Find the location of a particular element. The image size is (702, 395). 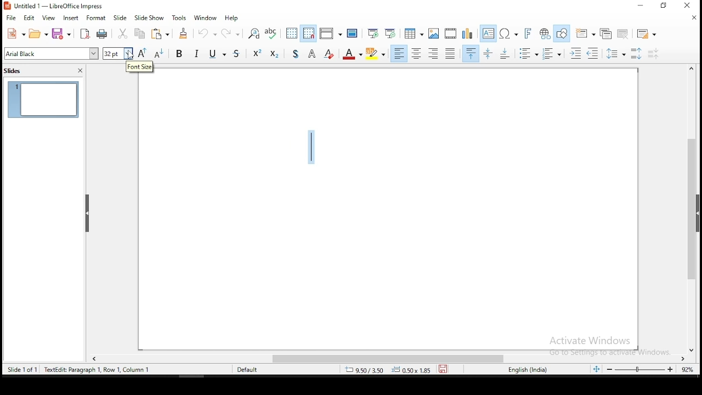

cut is located at coordinates (123, 33).